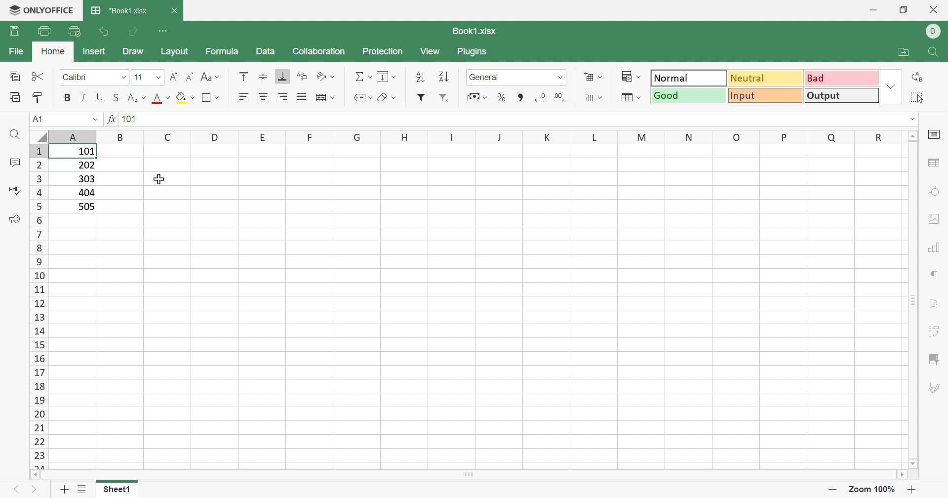 Image resolution: width=948 pixels, height=498 pixels. I want to click on Delete cells, so click(594, 98).